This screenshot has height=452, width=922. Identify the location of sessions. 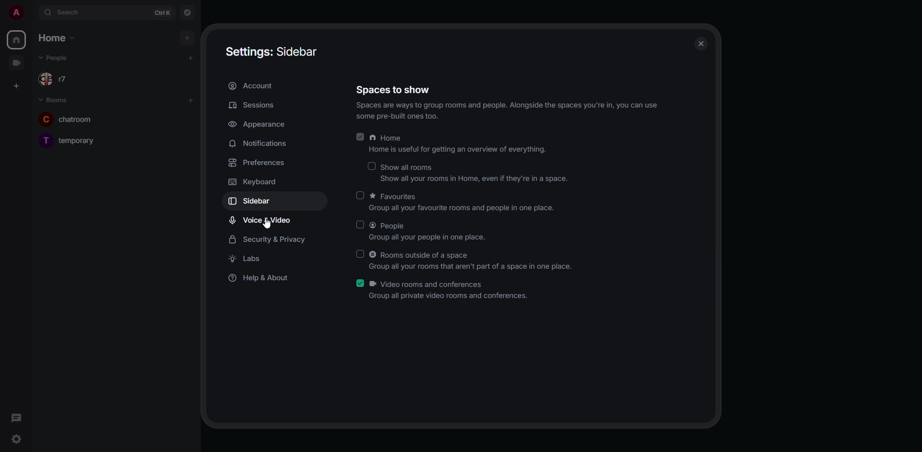
(254, 106).